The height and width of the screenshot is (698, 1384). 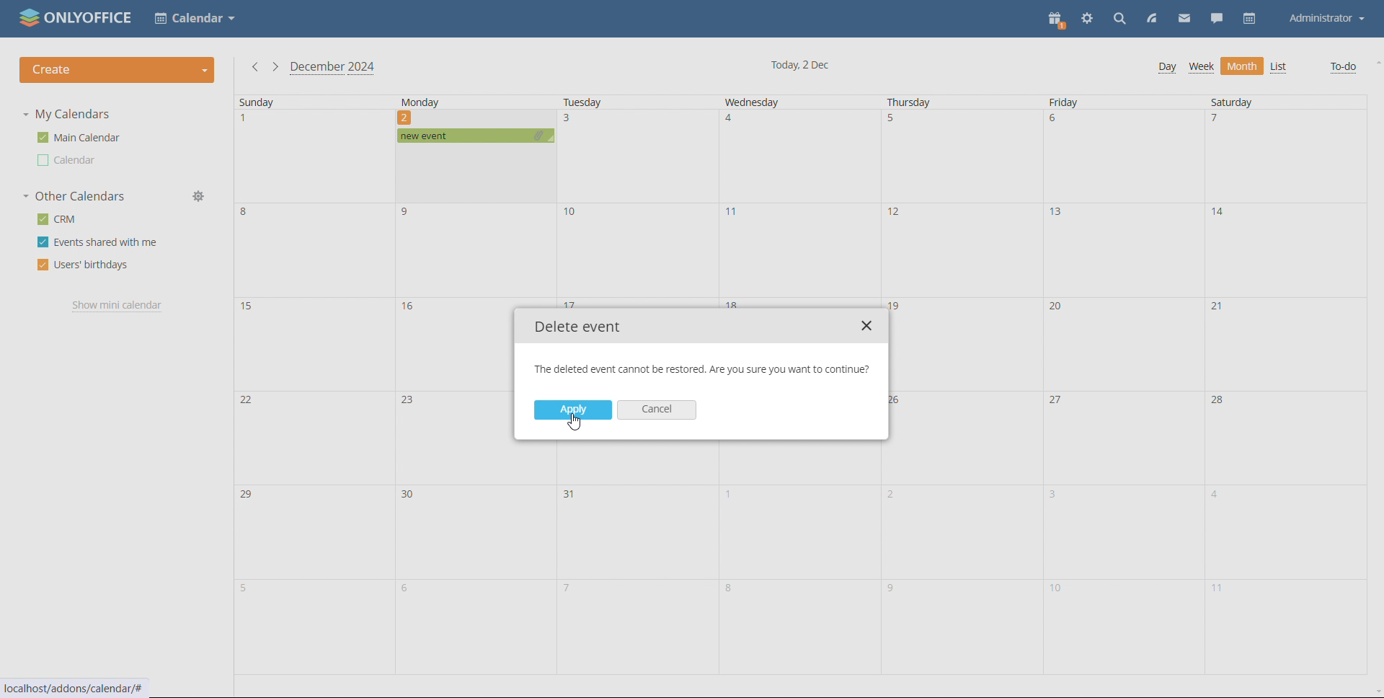 I want to click on my calendars, so click(x=65, y=115).